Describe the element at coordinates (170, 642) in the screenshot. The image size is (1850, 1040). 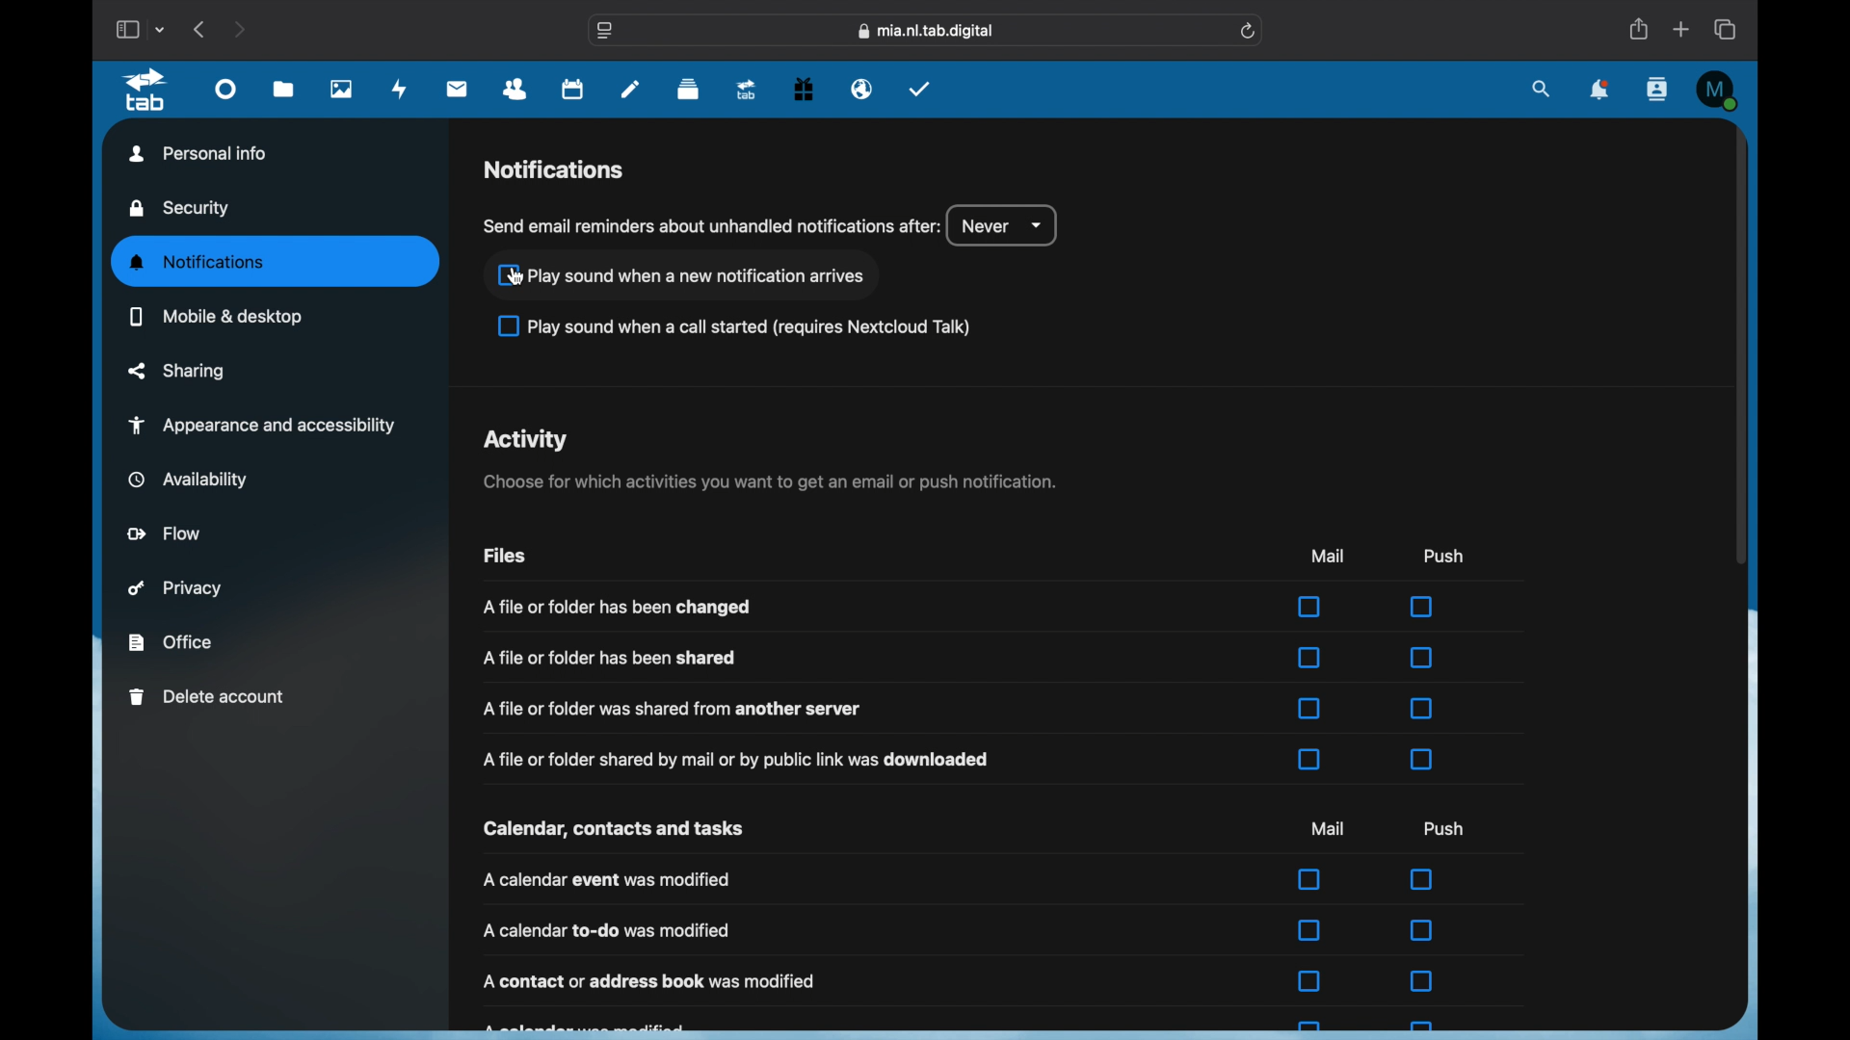
I see `office` at that location.